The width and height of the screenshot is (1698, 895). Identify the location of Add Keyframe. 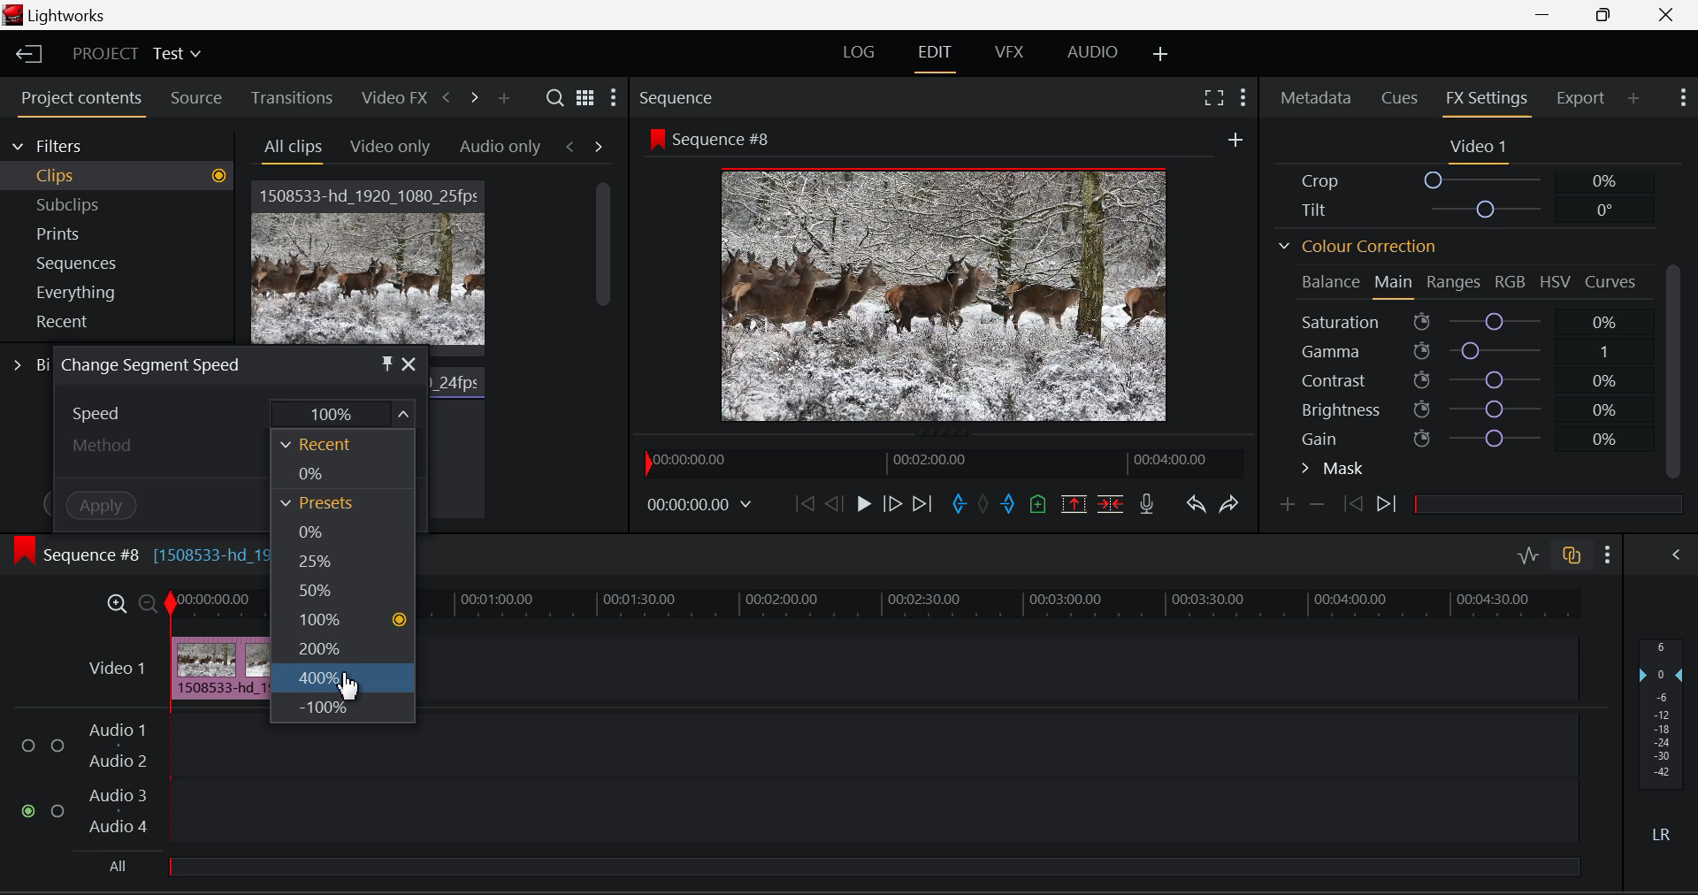
(1289, 506).